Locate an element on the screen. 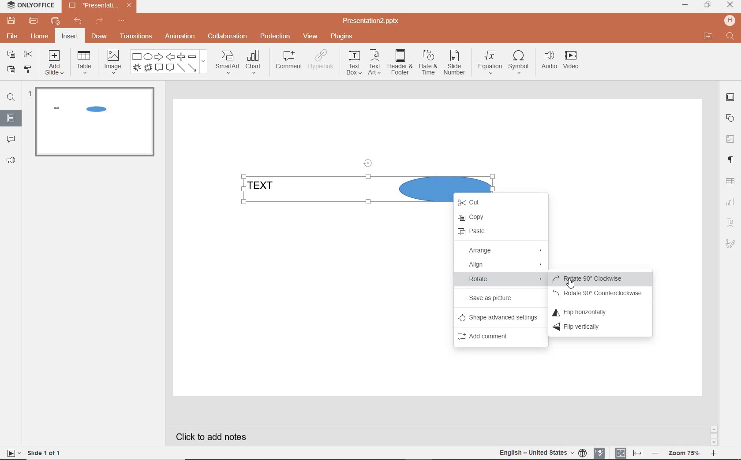  FIND is located at coordinates (731, 37).